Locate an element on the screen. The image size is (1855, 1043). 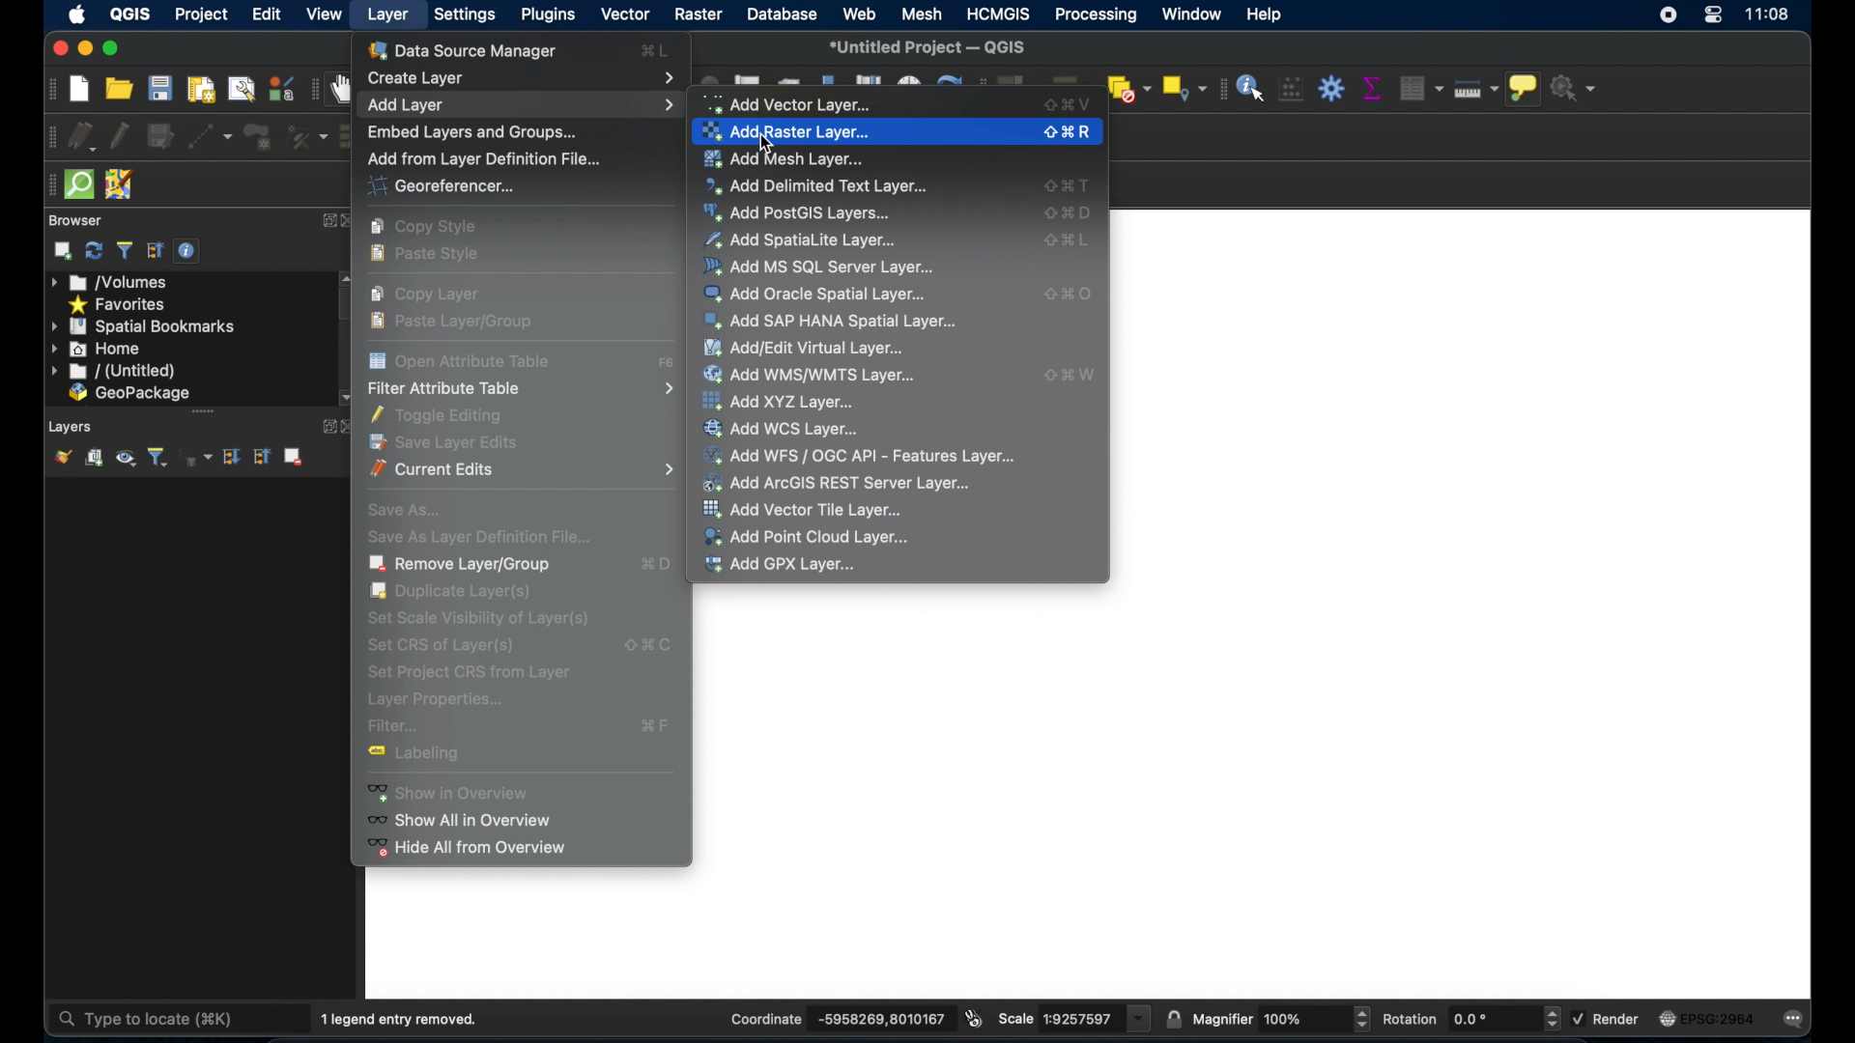
 is located at coordinates (1289, 1019).